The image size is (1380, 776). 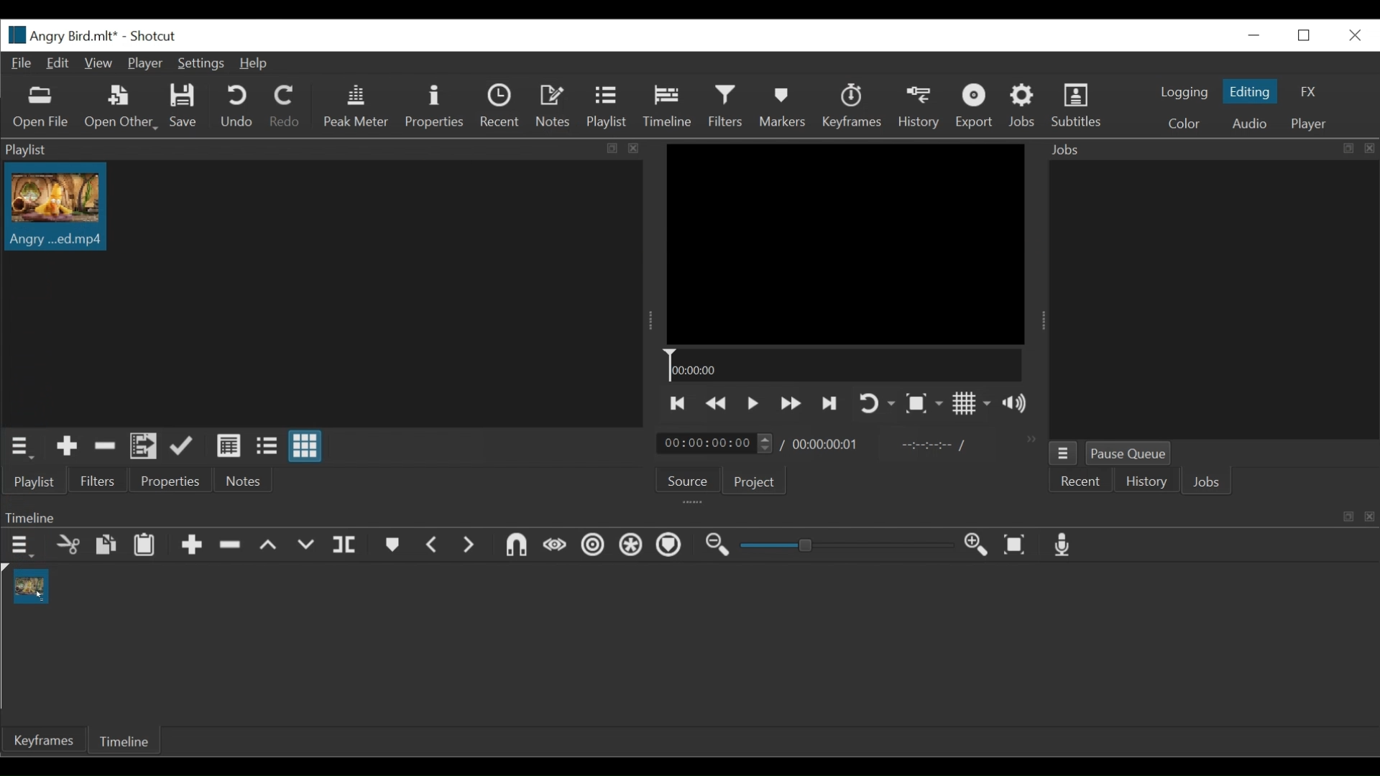 What do you see at coordinates (121, 108) in the screenshot?
I see `Open Other` at bounding box center [121, 108].